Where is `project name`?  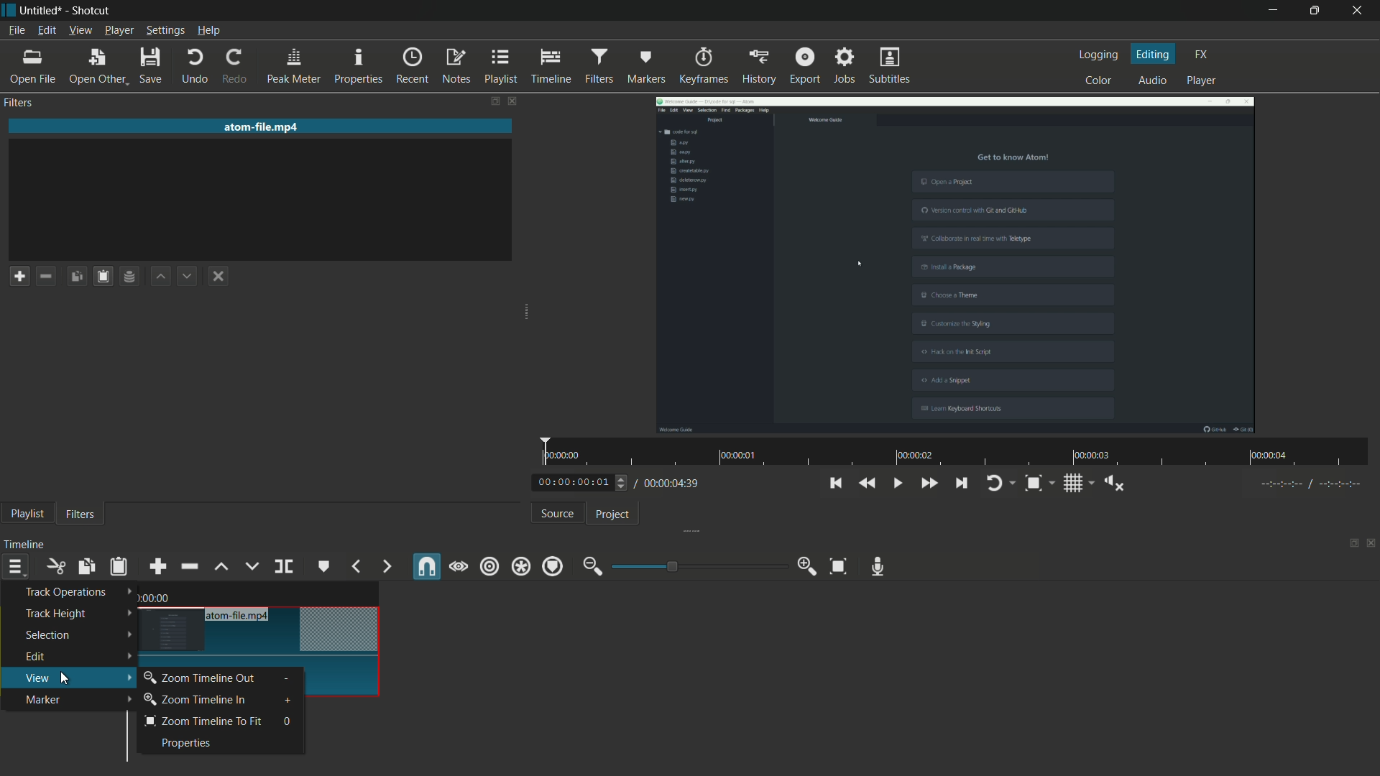
project name is located at coordinates (42, 11).